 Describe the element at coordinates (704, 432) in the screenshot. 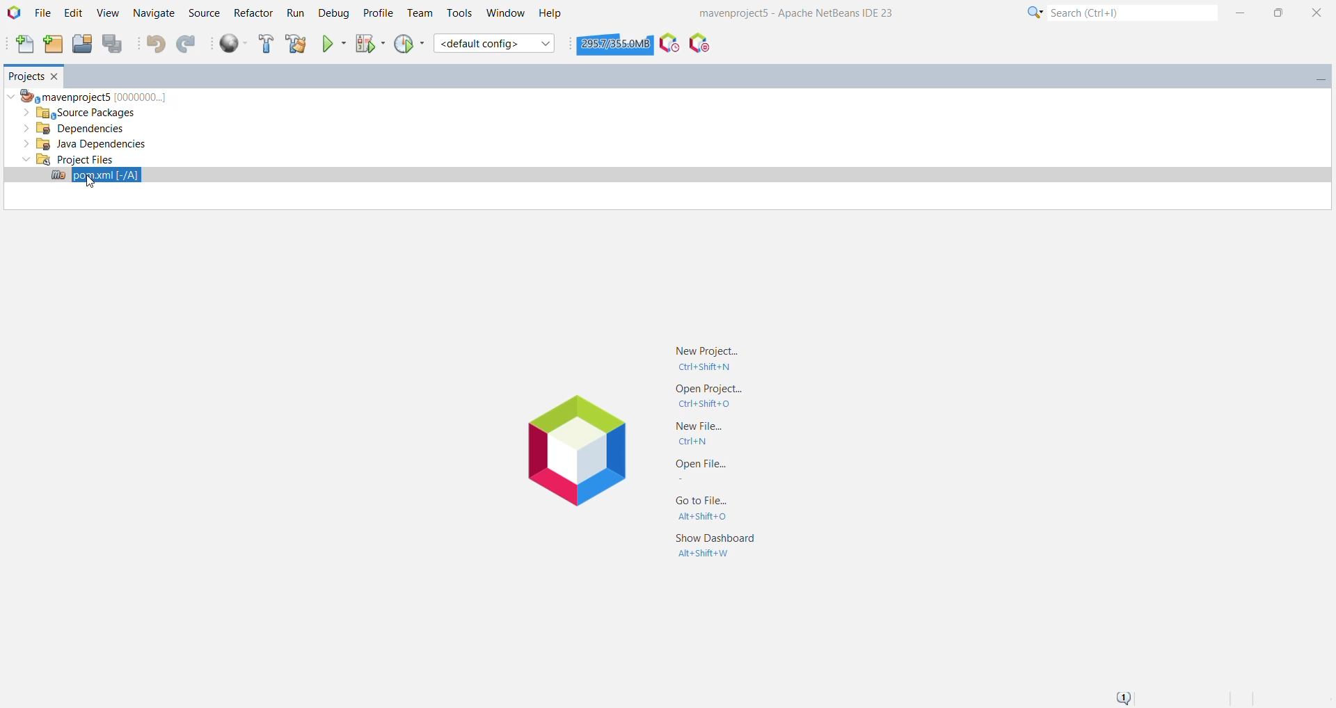

I see `New File` at that location.